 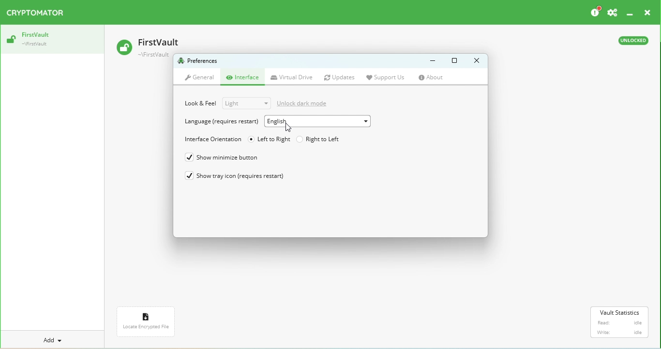 What do you see at coordinates (54, 340) in the screenshot?
I see `Add a new vault` at bounding box center [54, 340].